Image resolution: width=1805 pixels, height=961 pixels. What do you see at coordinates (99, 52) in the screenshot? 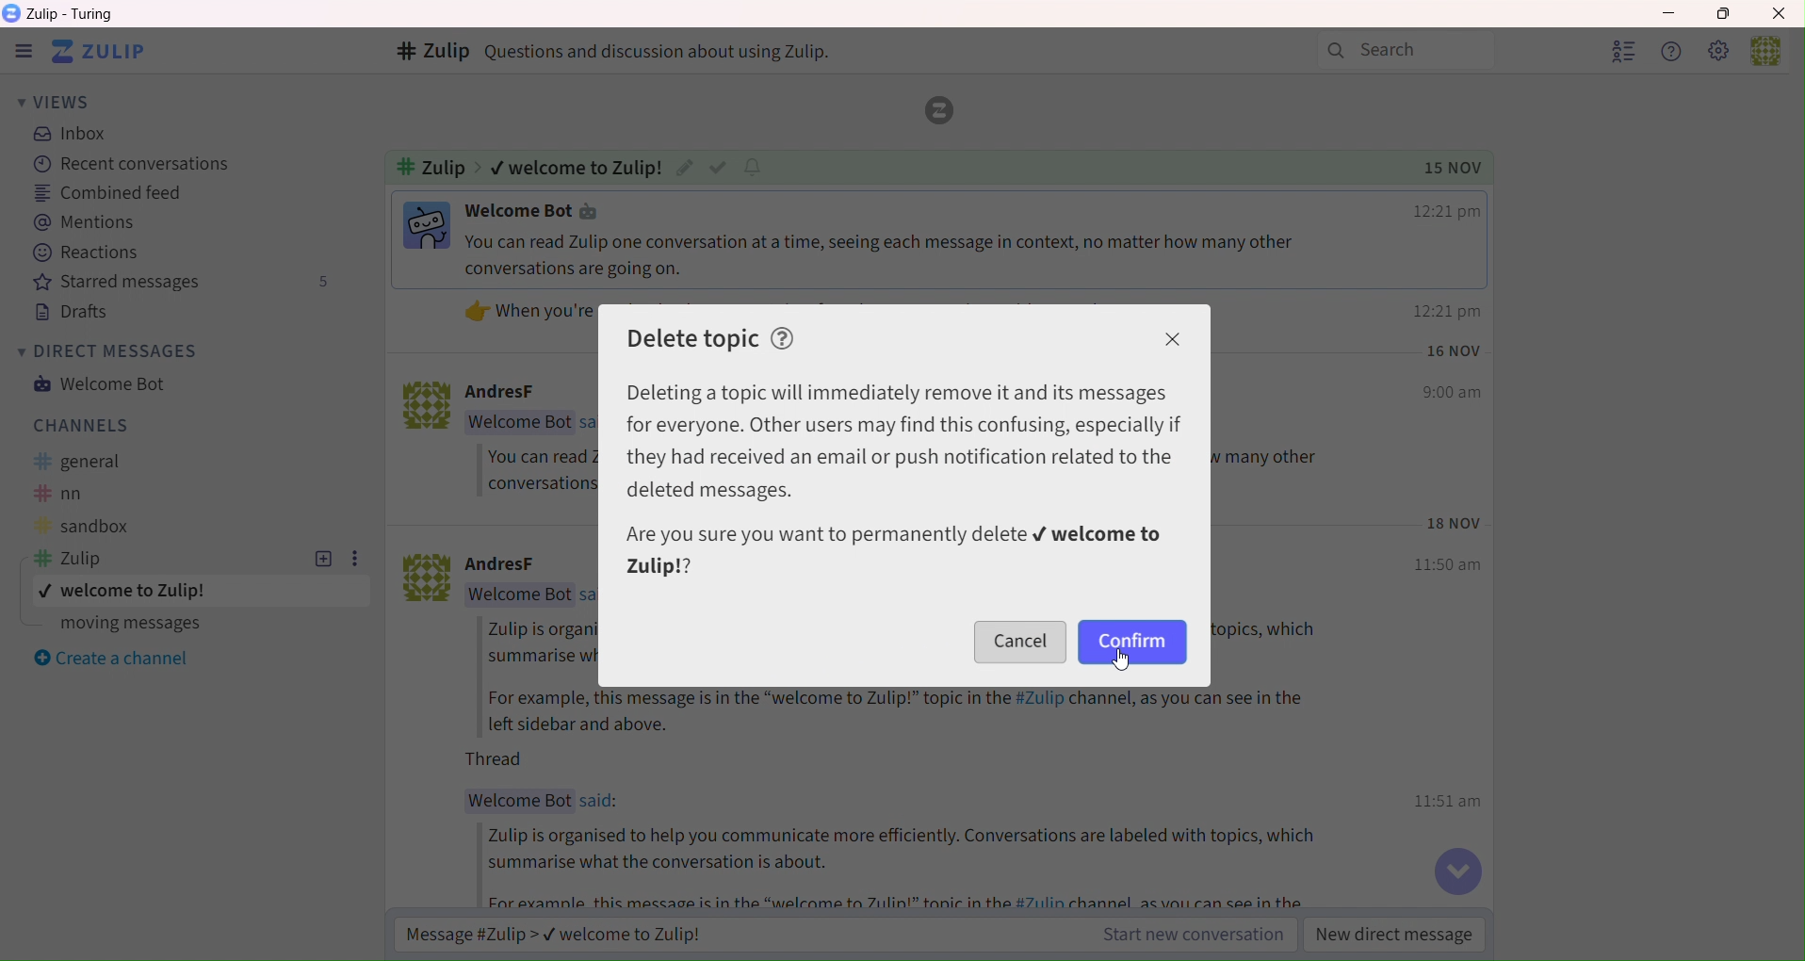
I see `Software logo and name` at bounding box center [99, 52].